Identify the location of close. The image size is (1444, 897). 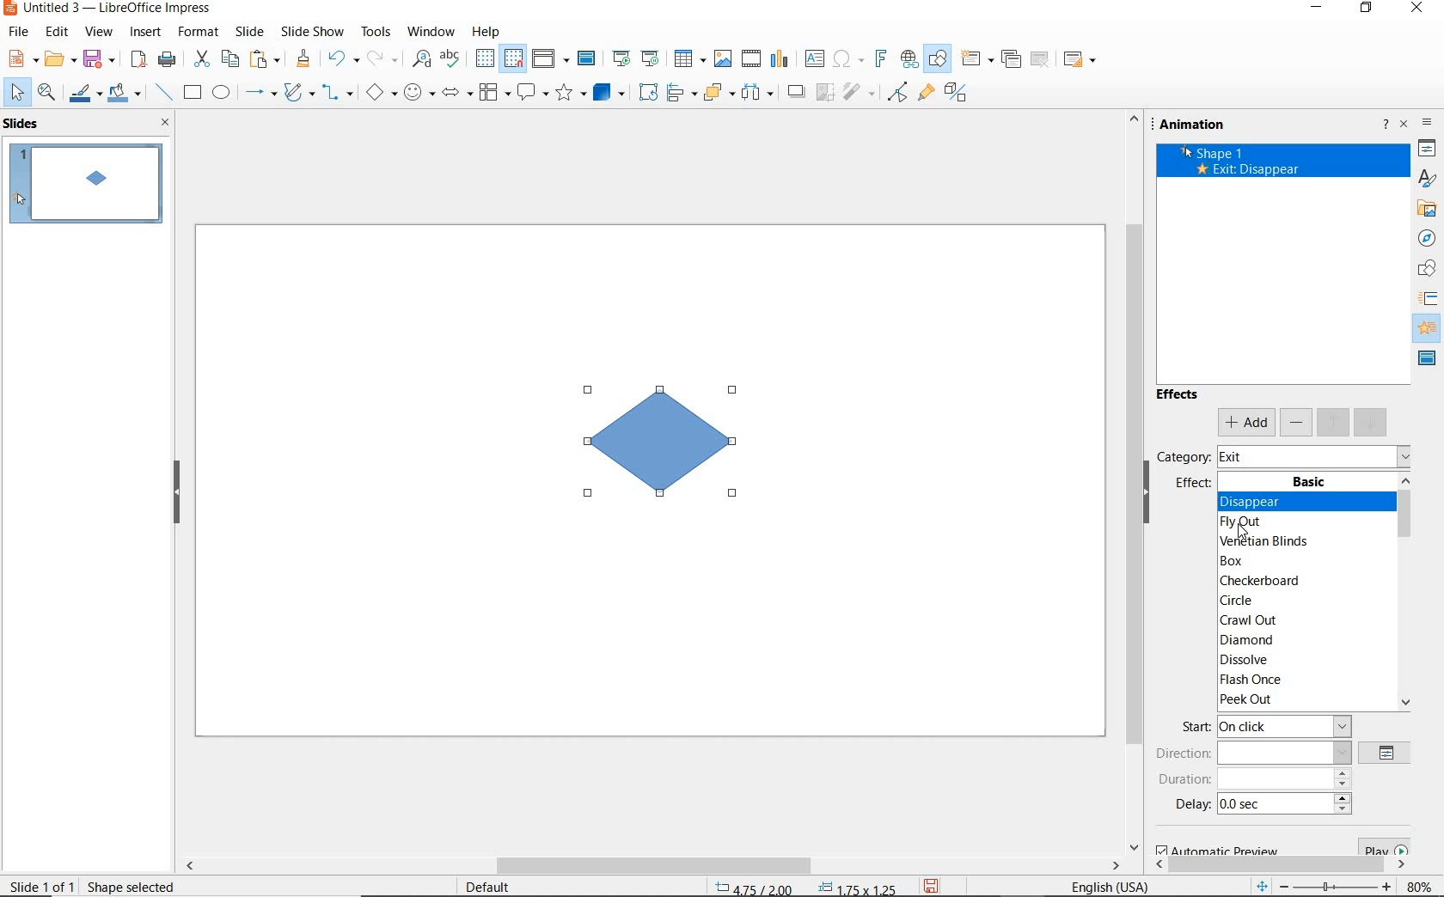
(1417, 9).